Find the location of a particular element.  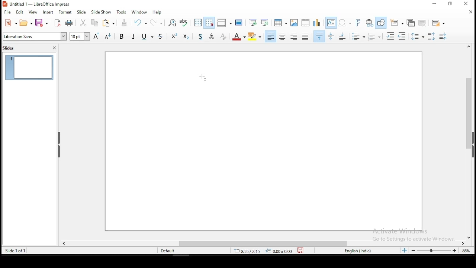

align top is located at coordinates (318, 37).